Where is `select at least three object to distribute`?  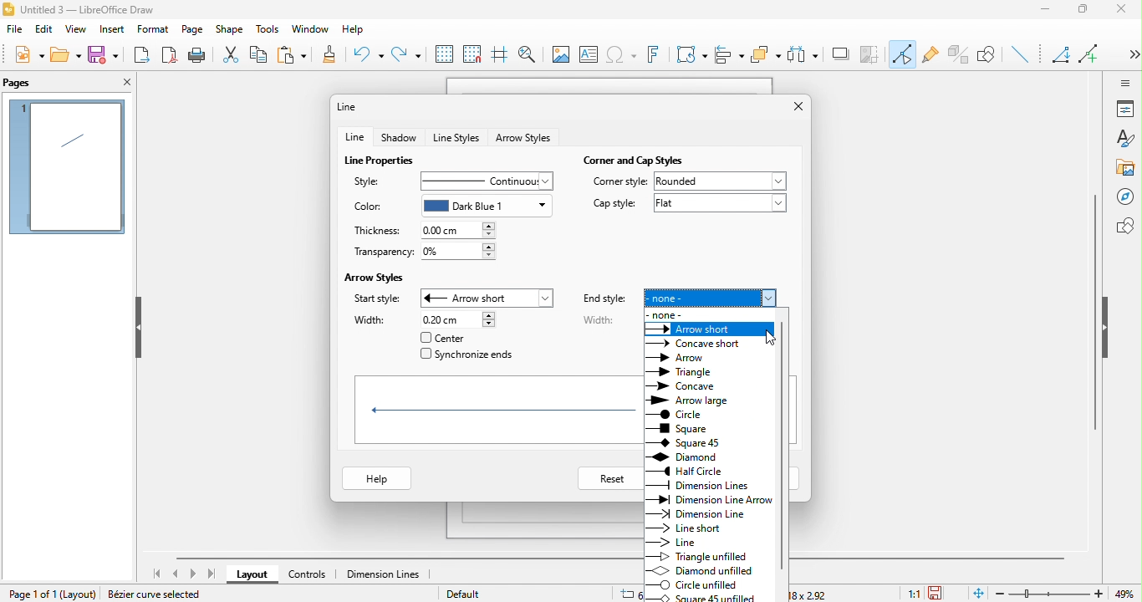 select at least three object to distribute is located at coordinates (805, 54).